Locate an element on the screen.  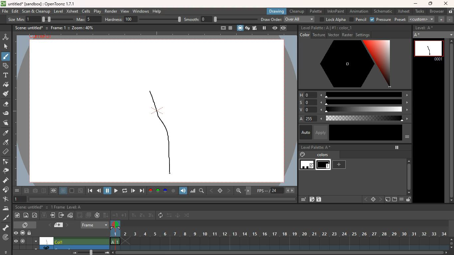
more is located at coordinates (5, 252).